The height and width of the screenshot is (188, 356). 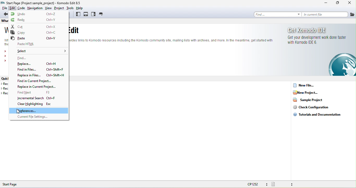 What do you see at coordinates (39, 80) in the screenshot?
I see `find in current project` at bounding box center [39, 80].